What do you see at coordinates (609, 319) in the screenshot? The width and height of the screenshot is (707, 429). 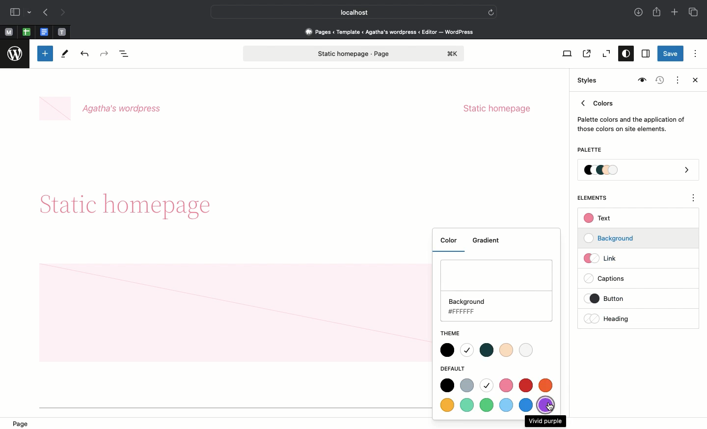 I see `Heading` at bounding box center [609, 319].